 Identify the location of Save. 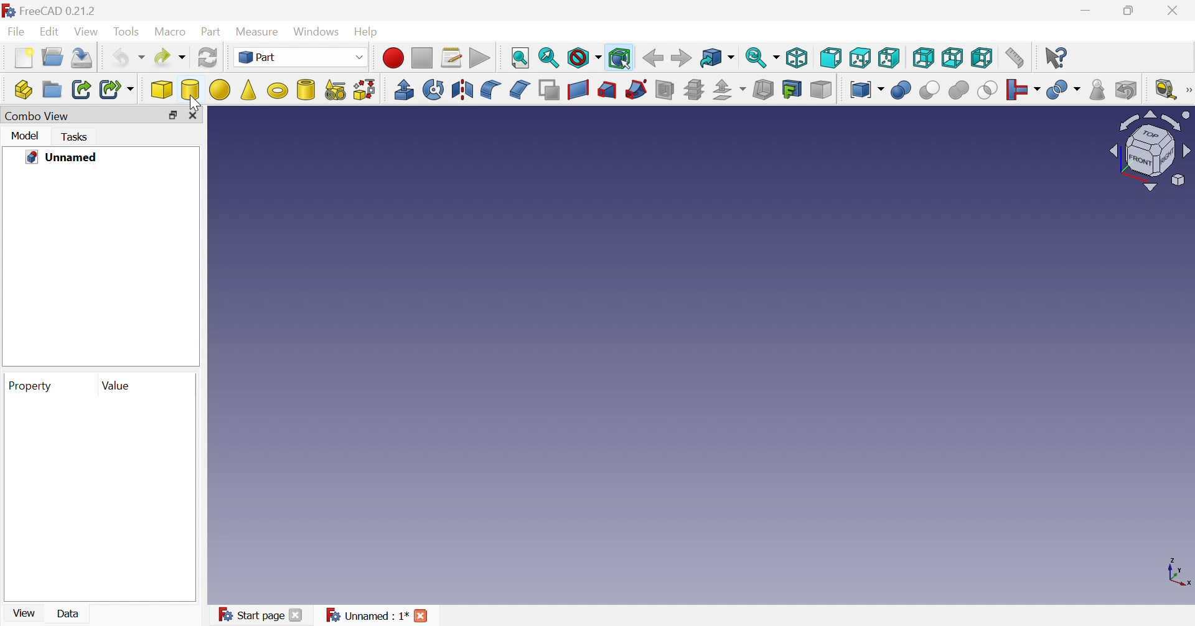
(84, 58).